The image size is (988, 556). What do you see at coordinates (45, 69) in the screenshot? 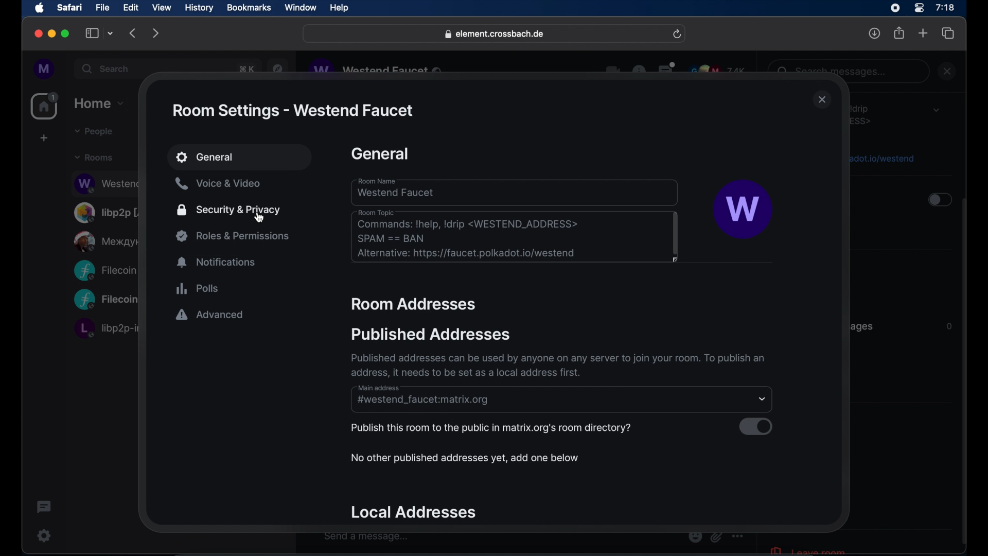
I see `profile` at bounding box center [45, 69].